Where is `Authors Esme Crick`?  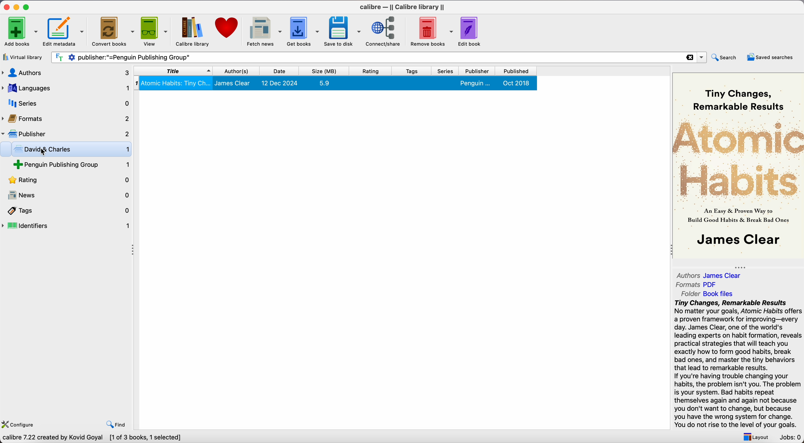
Authors Esme Crick is located at coordinates (710, 274).